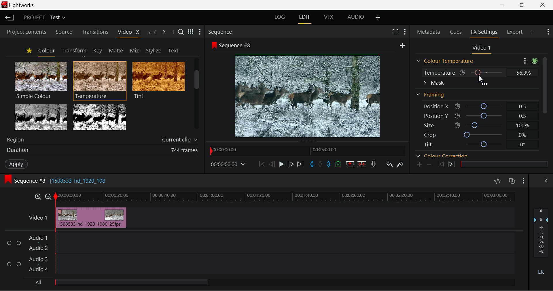  I want to click on Delte/Cut, so click(363, 164).